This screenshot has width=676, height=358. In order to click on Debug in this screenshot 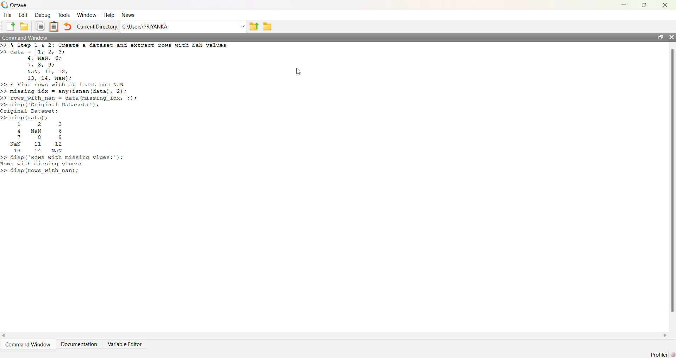, I will do `click(43, 15)`.